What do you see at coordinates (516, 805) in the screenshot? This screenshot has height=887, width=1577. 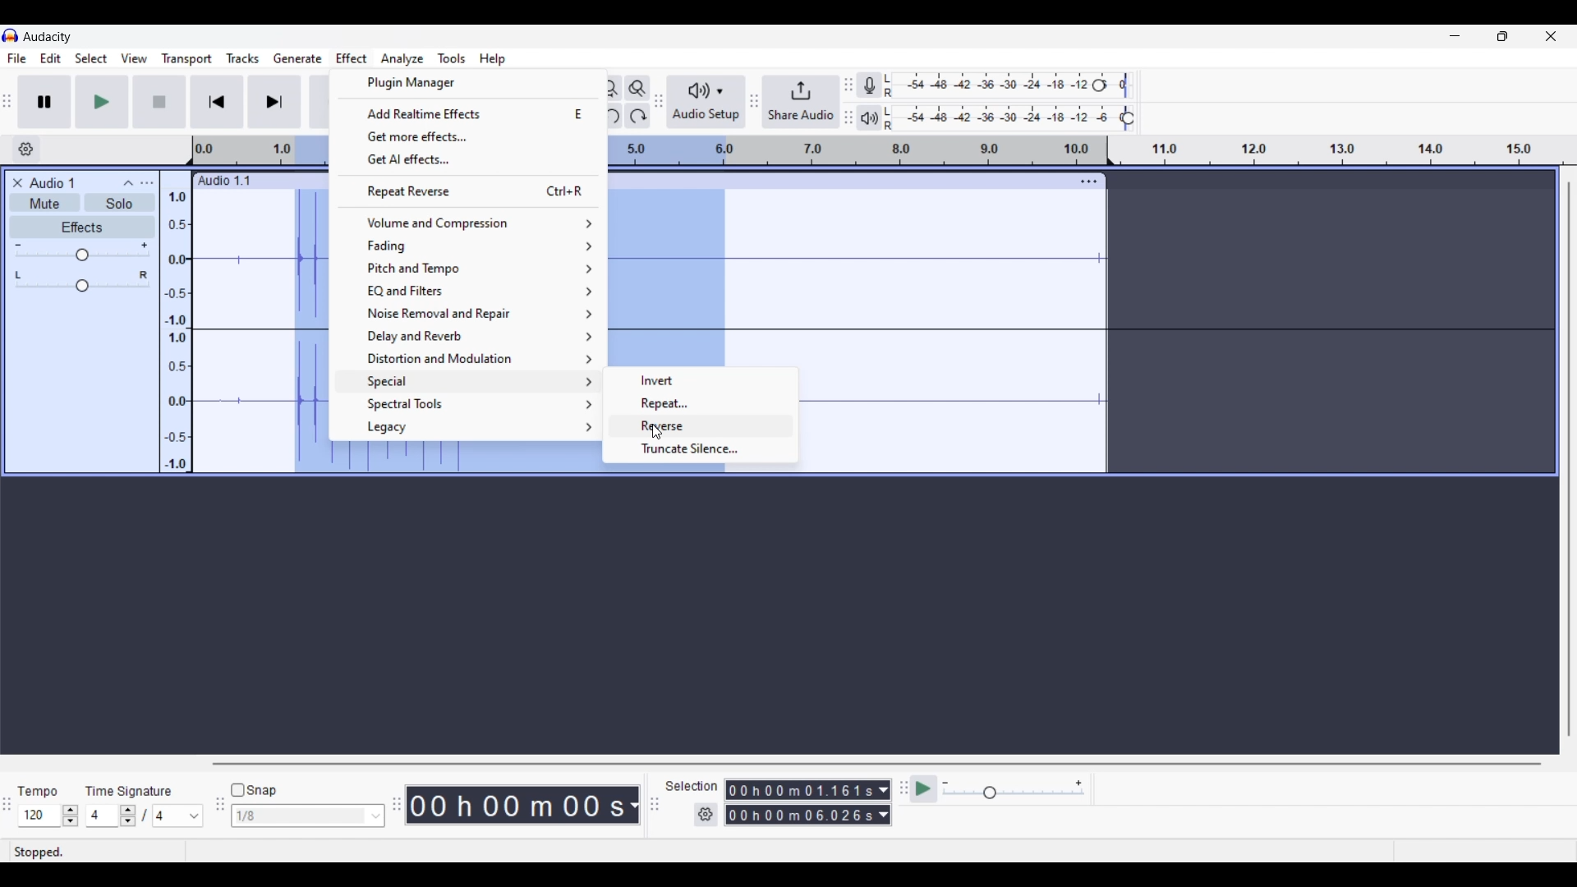 I see `Recorded duration` at bounding box center [516, 805].